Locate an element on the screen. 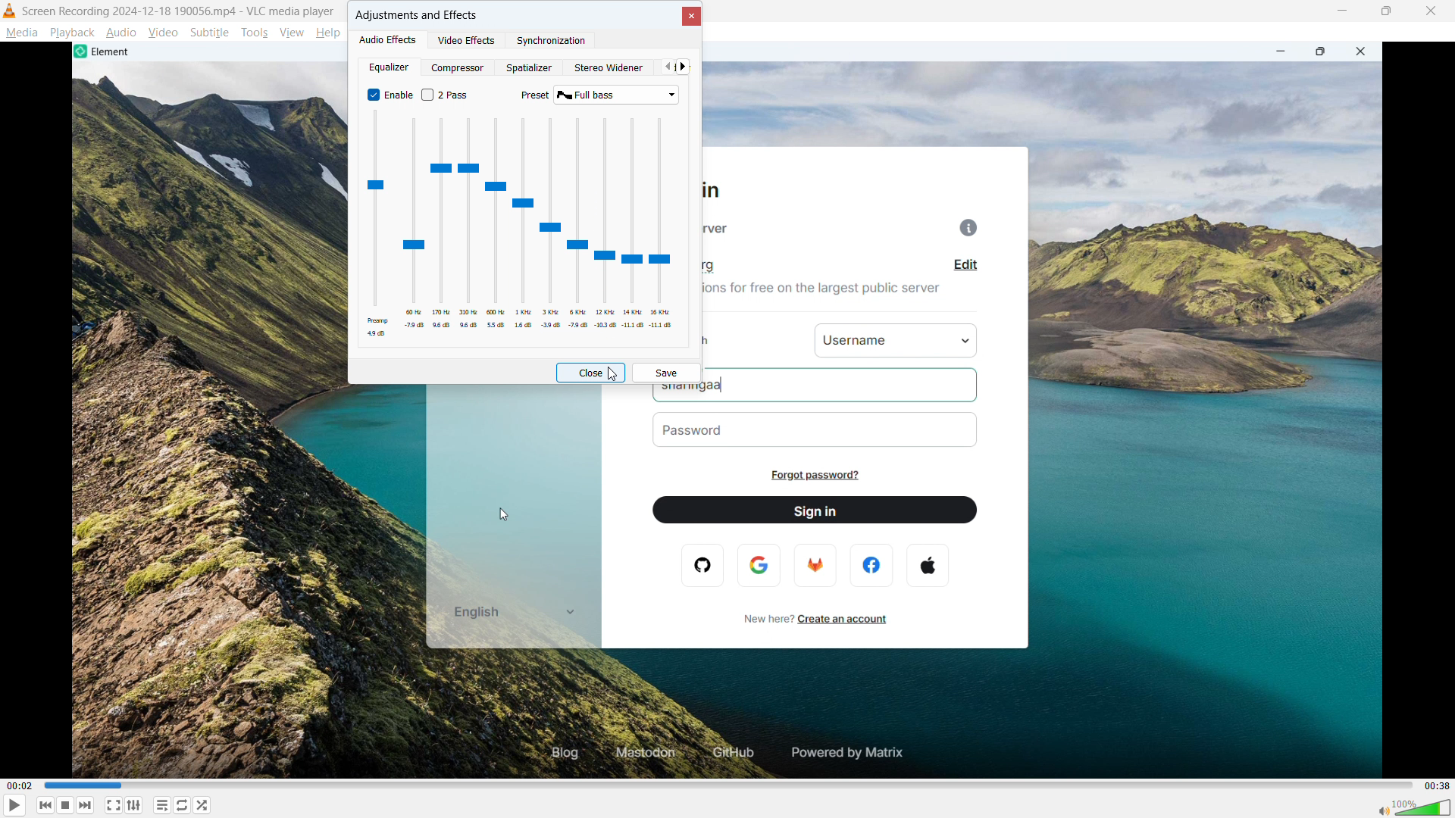 Image resolution: width=1455 pixels, height=818 pixels. play  is located at coordinates (26, 805).